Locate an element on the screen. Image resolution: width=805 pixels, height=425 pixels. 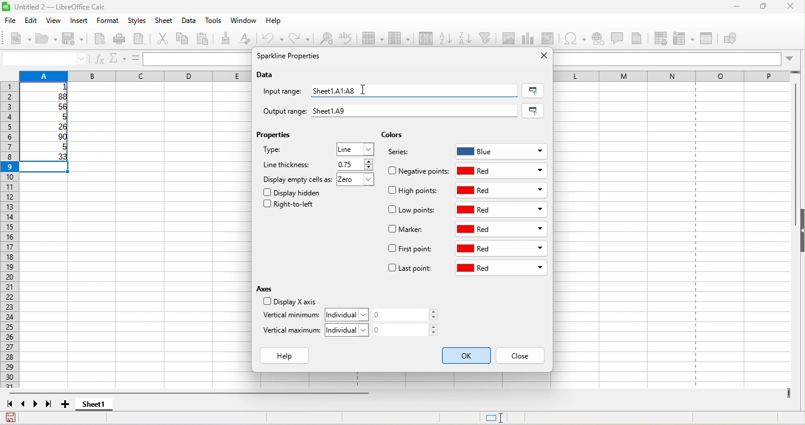
edit is located at coordinates (32, 20).